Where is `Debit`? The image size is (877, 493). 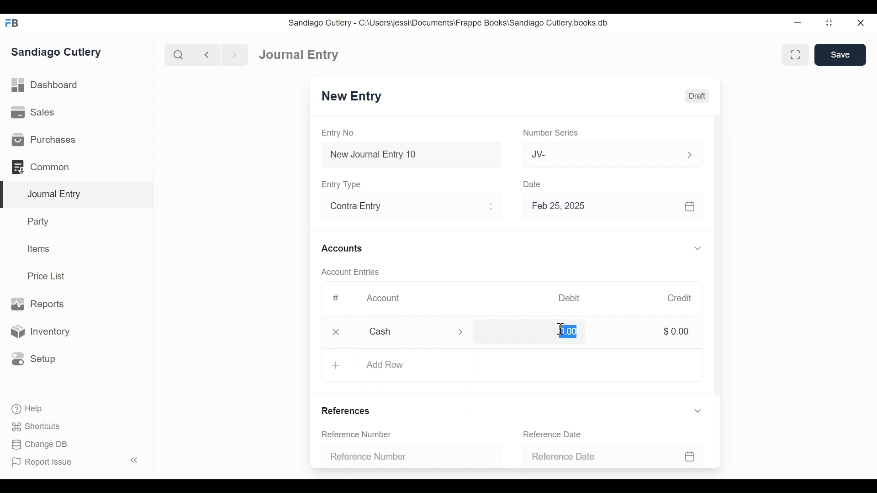
Debit is located at coordinates (573, 298).